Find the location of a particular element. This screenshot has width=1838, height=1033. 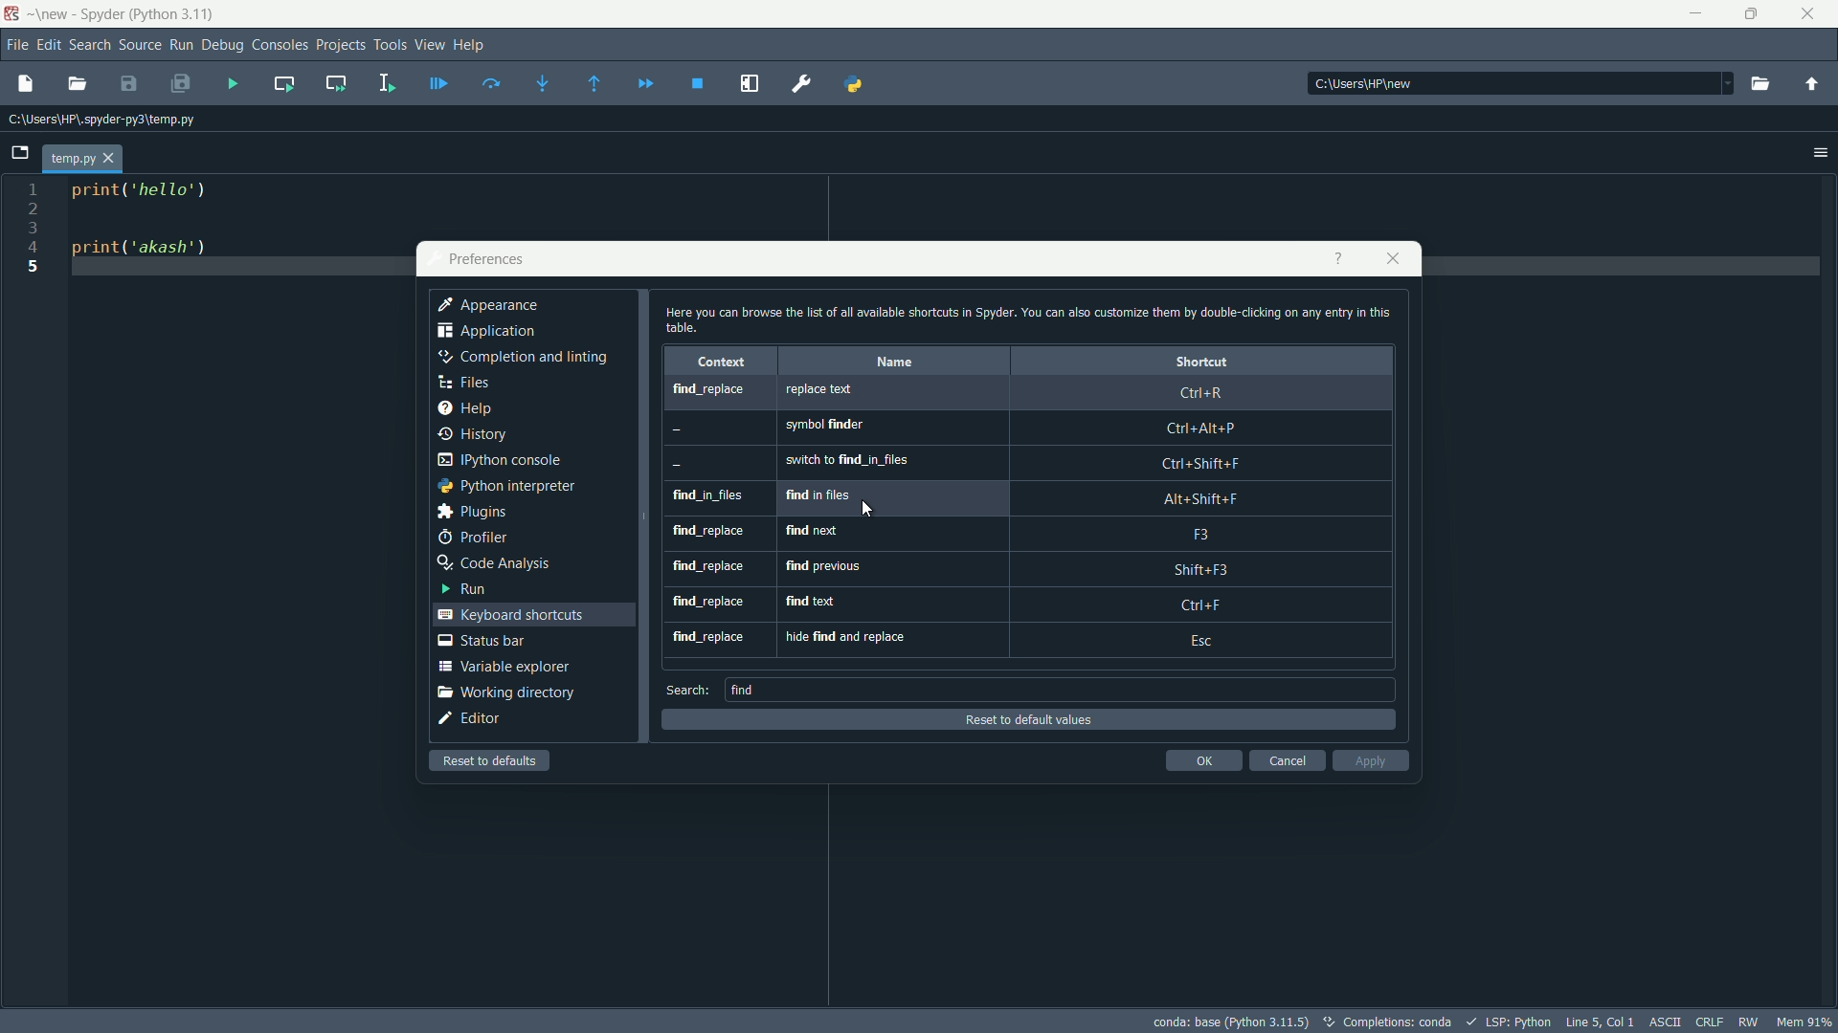

close app is located at coordinates (1807, 13).